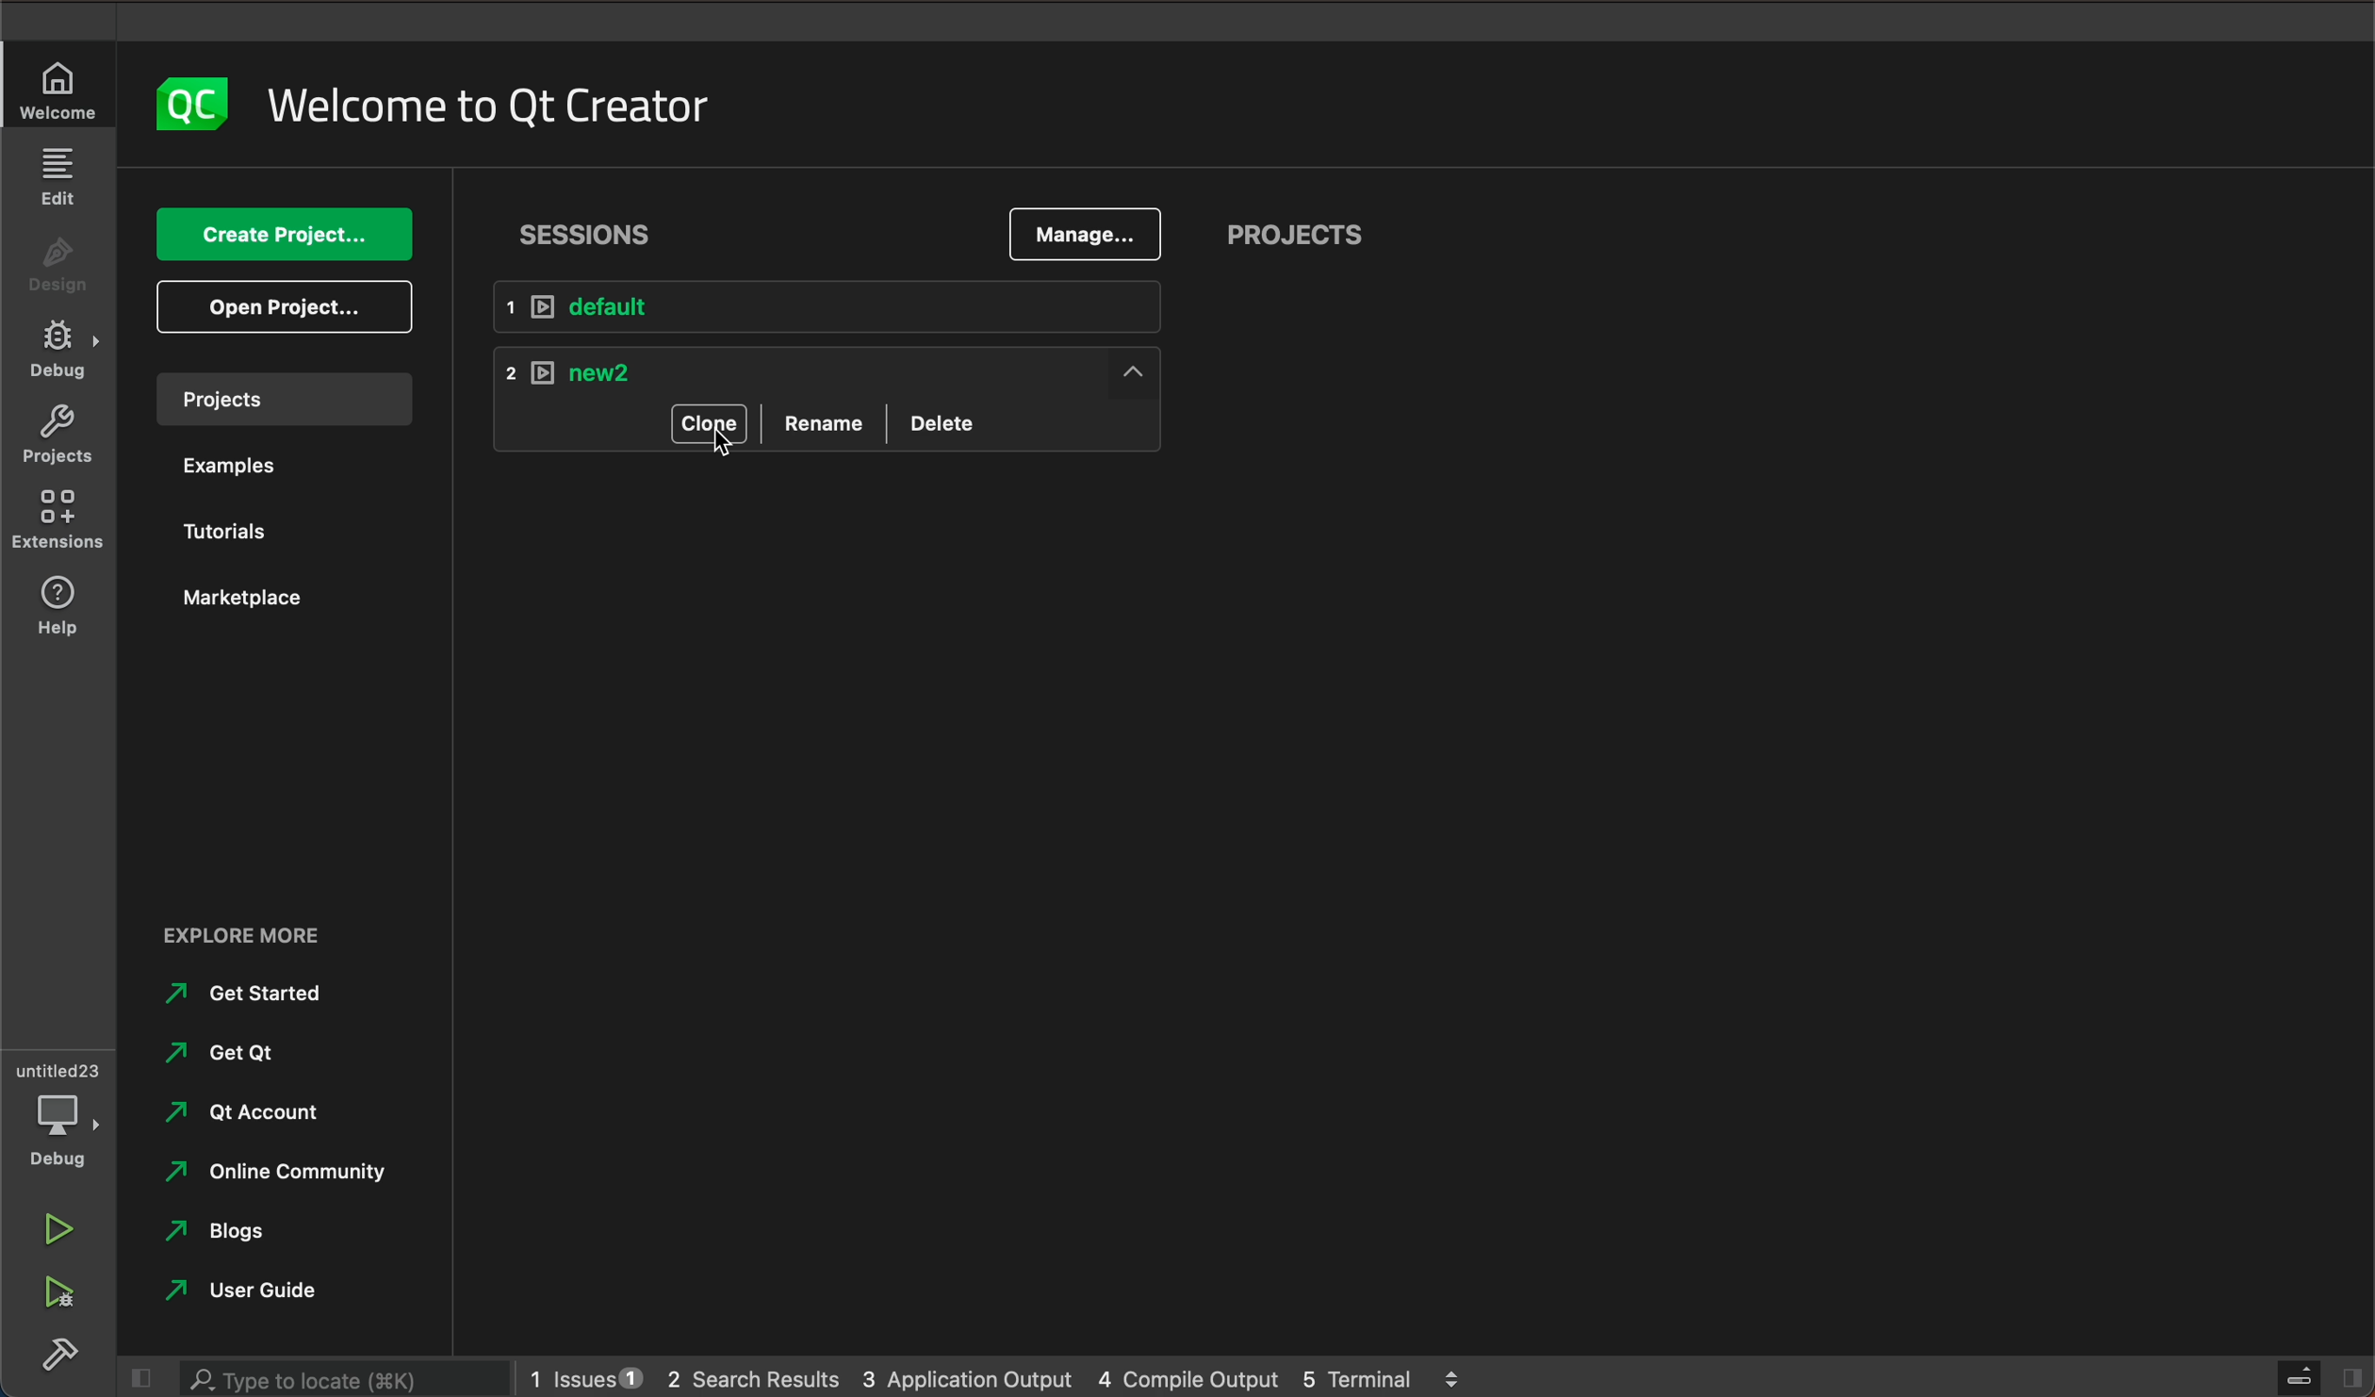 The width and height of the screenshot is (2375, 1397). I want to click on sessions, so click(587, 236).